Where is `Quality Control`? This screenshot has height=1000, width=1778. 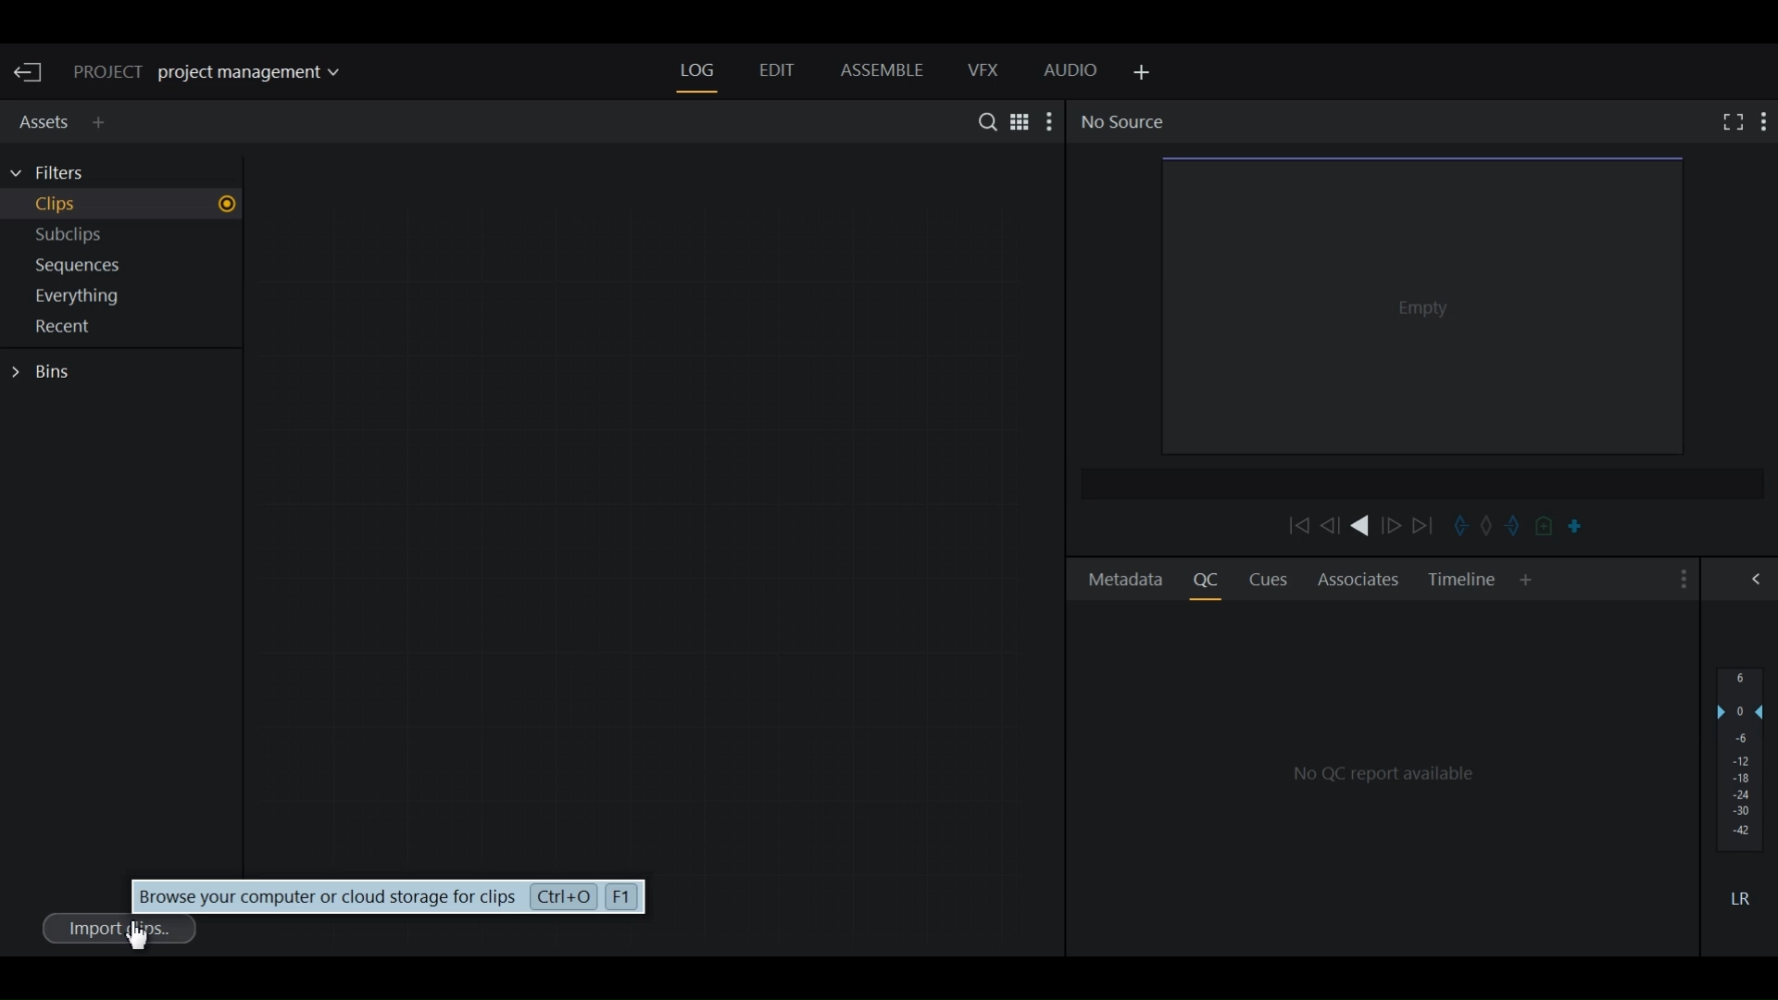
Quality Control is located at coordinates (1210, 580).